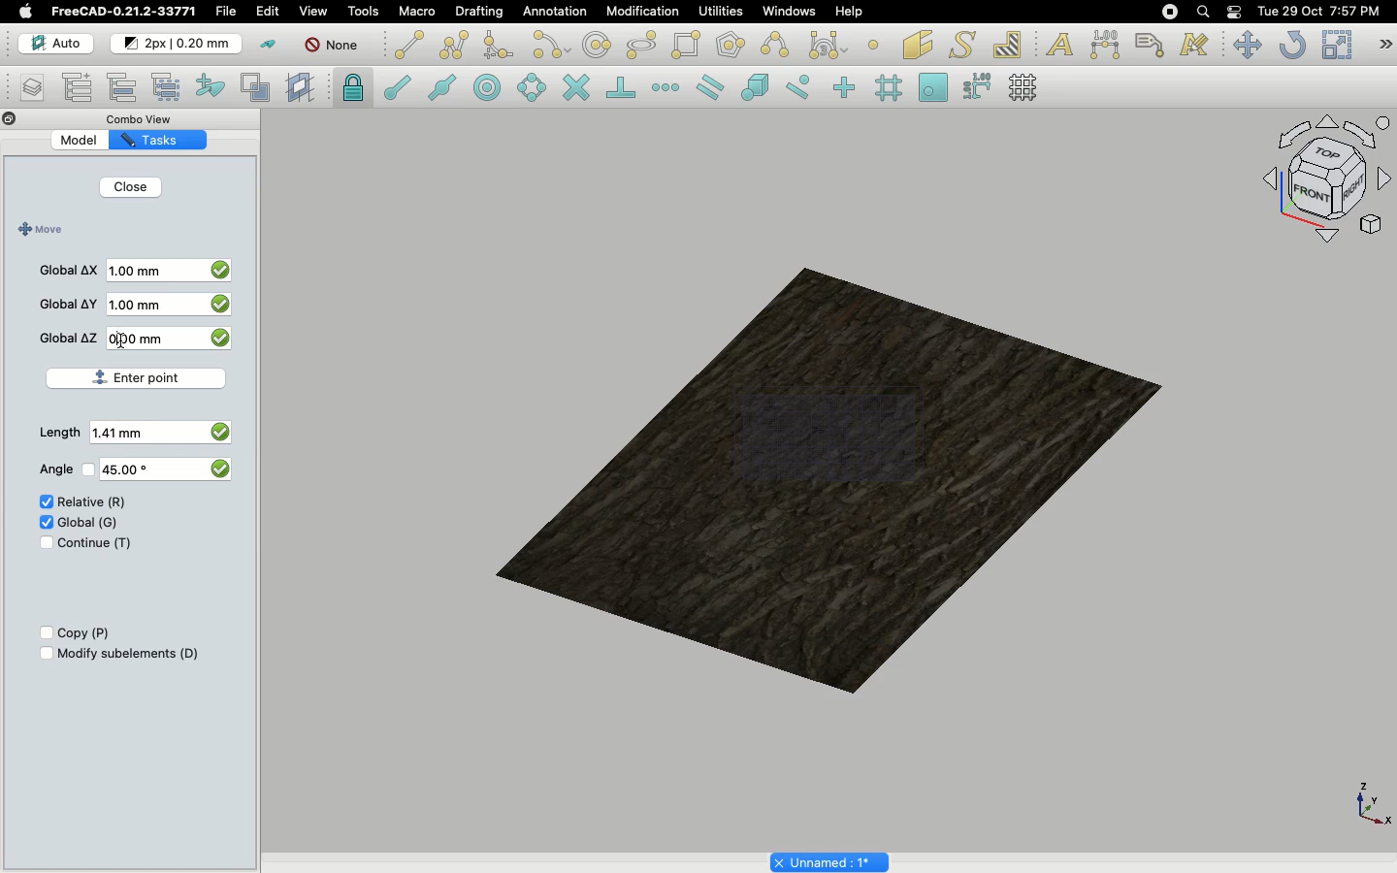 This screenshot has height=873, width=1397. I want to click on Hatch, so click(1008, 45).